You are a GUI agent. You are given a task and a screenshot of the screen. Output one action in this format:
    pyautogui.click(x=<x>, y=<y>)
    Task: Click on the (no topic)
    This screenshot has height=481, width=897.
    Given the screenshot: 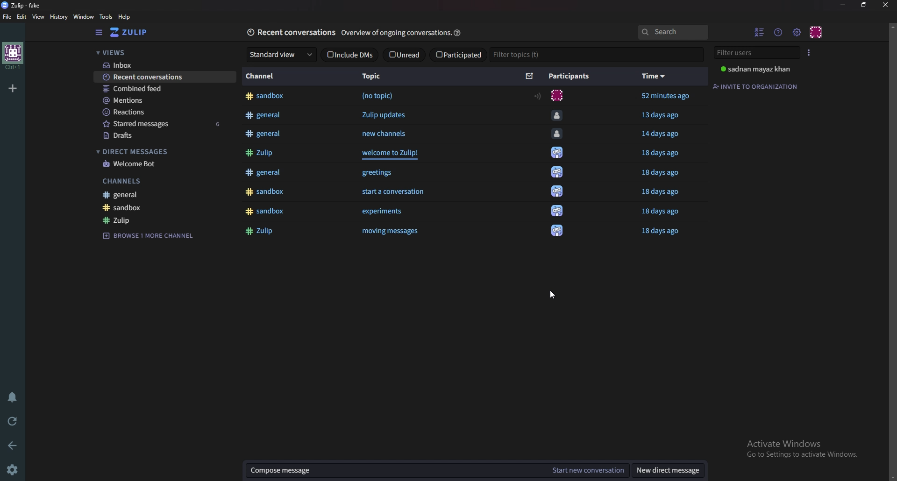 What is the action you would take?
    pyautogui.click(x=377, y=96)
    